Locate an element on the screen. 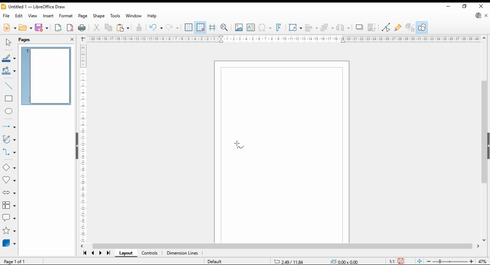 This screenshot has height=265, width=490. page 1 is located at coordinates (47, 76).